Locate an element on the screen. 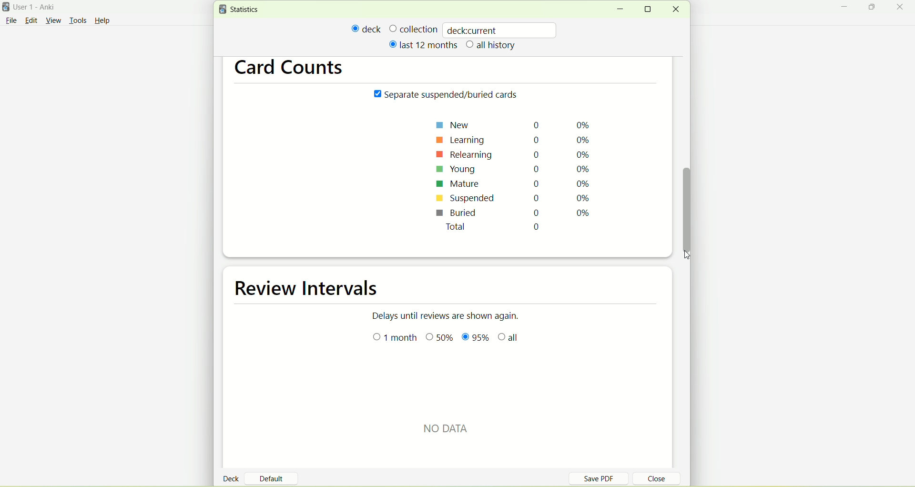  deck is located at coordinates (233, 478).